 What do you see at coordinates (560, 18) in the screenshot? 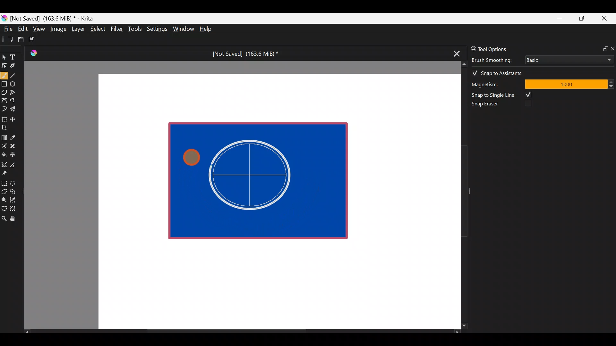
I see `Minimize` at bounding box center [560, 18].